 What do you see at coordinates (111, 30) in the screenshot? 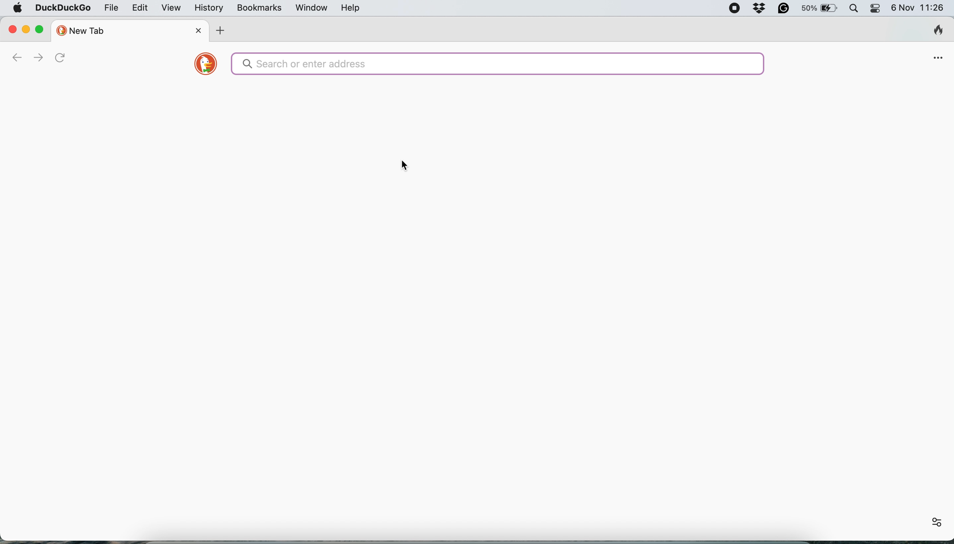
I see `new tab` at bounding box center [111, 30].